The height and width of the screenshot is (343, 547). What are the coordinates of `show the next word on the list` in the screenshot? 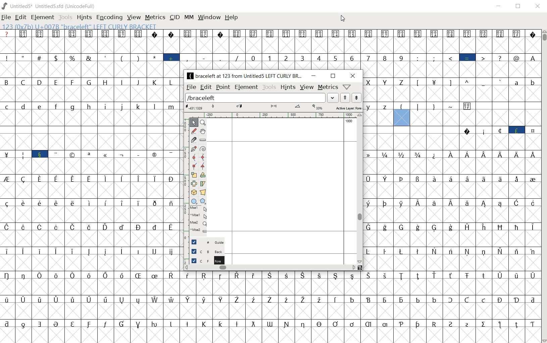 It's located at (346, 98).